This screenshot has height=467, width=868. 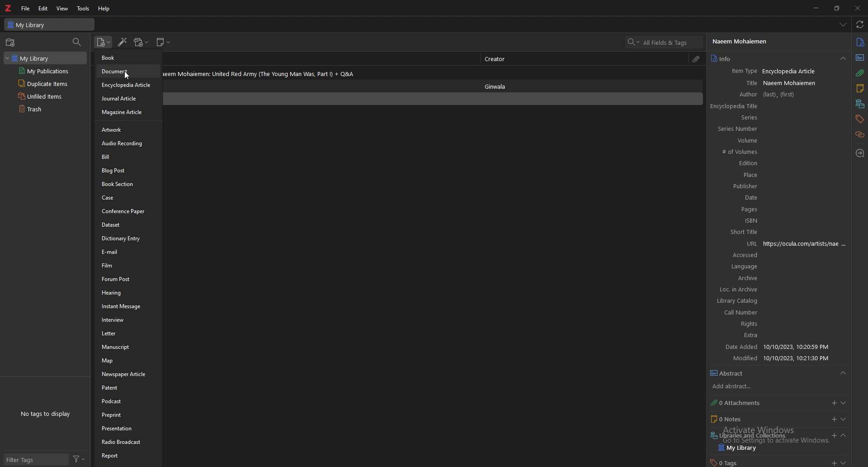 I want to click on new note, so click(x=164, y=42).